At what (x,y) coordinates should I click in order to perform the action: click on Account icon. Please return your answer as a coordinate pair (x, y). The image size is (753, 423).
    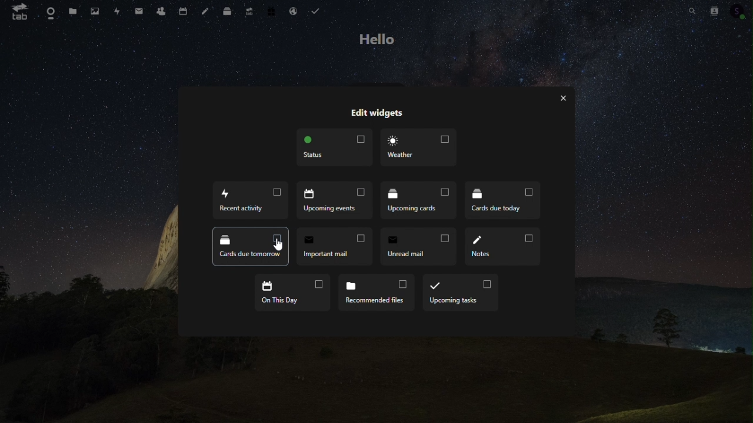
    Looking at the image, I should click on (739, 11).